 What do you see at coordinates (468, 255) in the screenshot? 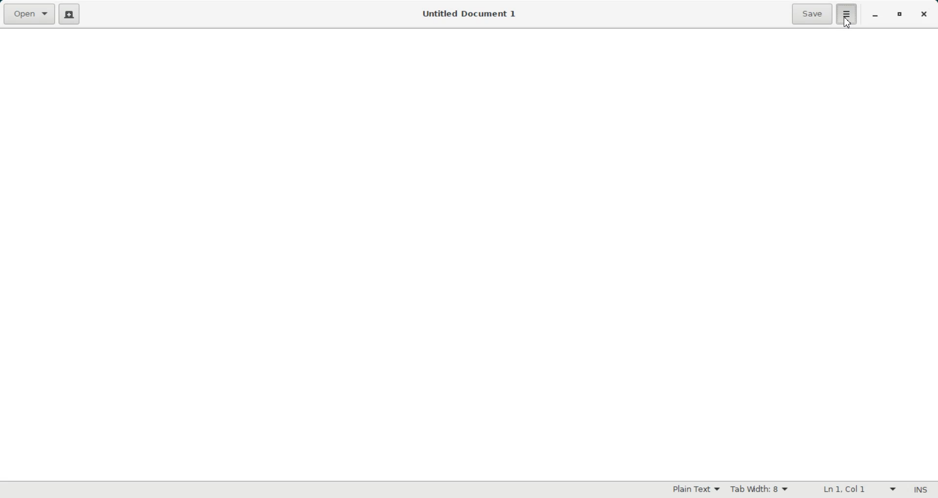
I see `Text Entry Pane` at bounding box center [468, 255].